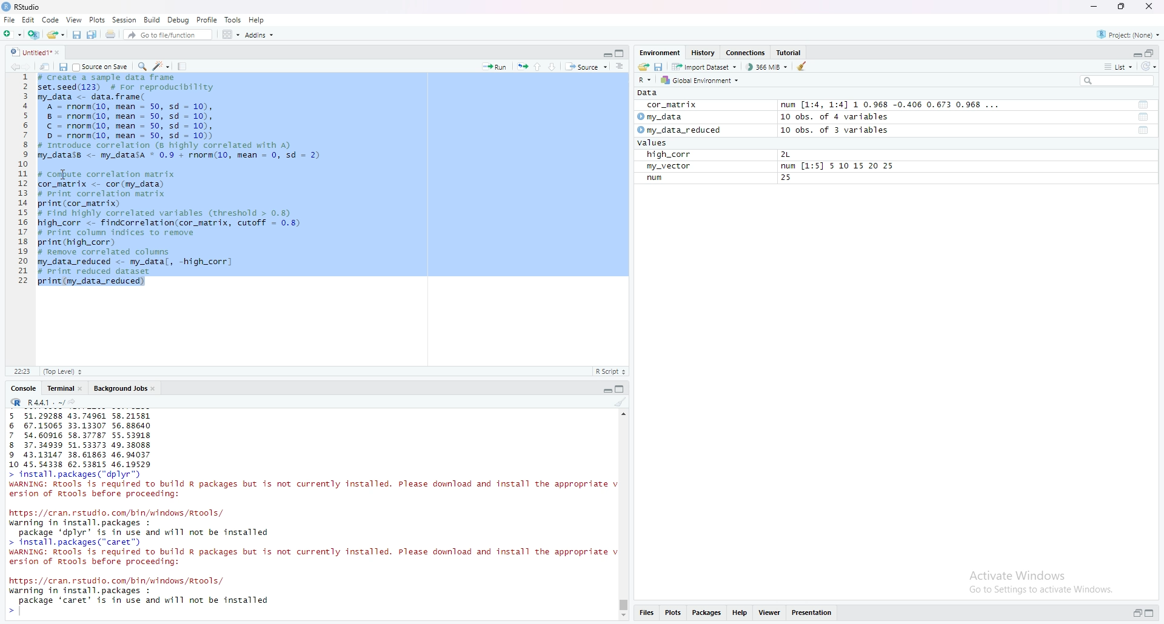 The image size is (1164, 624). I want to click on my_data_reduced 10 obs. of 3 variables, so click(768, 130).